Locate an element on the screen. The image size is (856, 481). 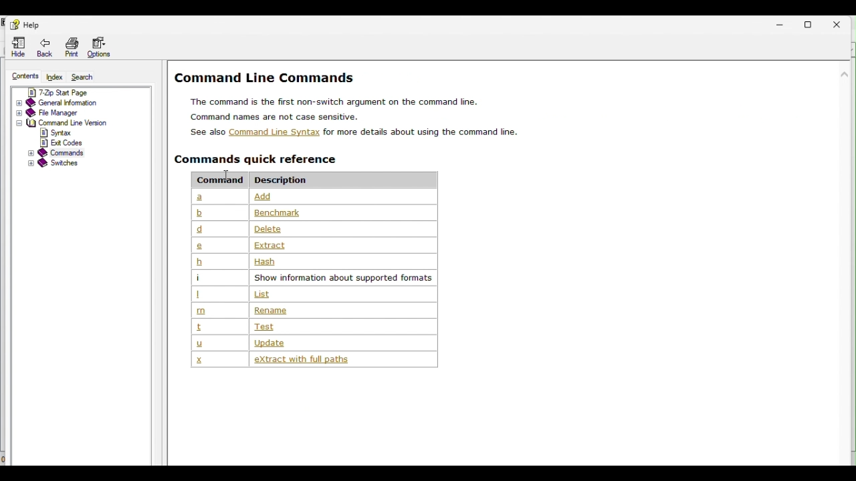
description is located at coordinates (324, 360).